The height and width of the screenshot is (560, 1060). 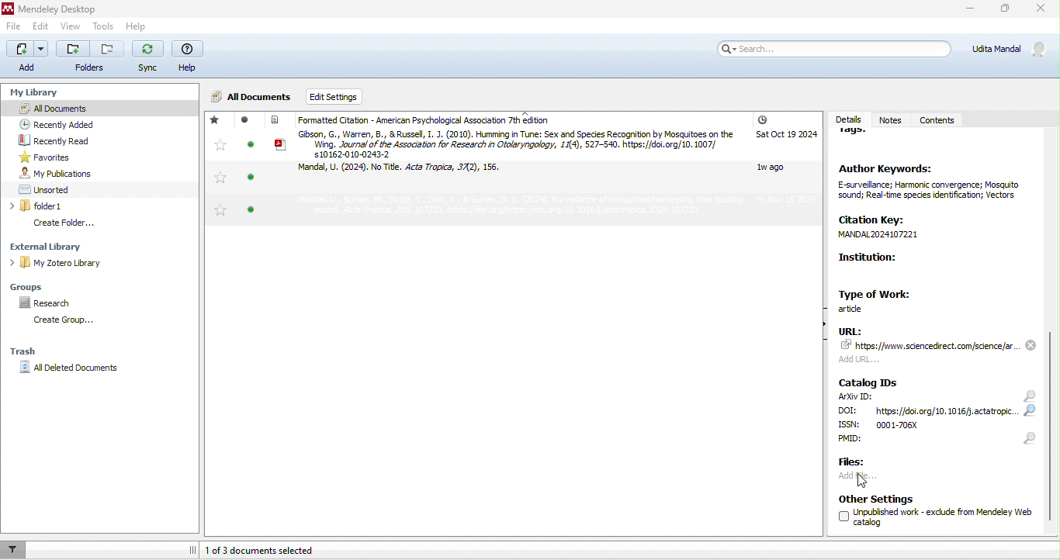 What do you see at coordinates (1042, 11) in the screenshot?
I see `close` at bounding box center [1042, 11].